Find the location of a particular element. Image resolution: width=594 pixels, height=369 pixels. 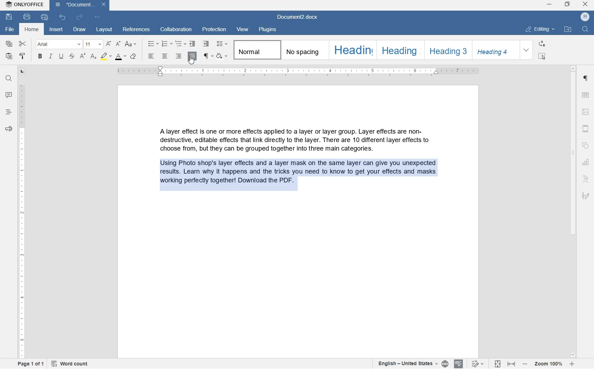

DOCUMENT2.DOCX is located at coordinates (80, 6).